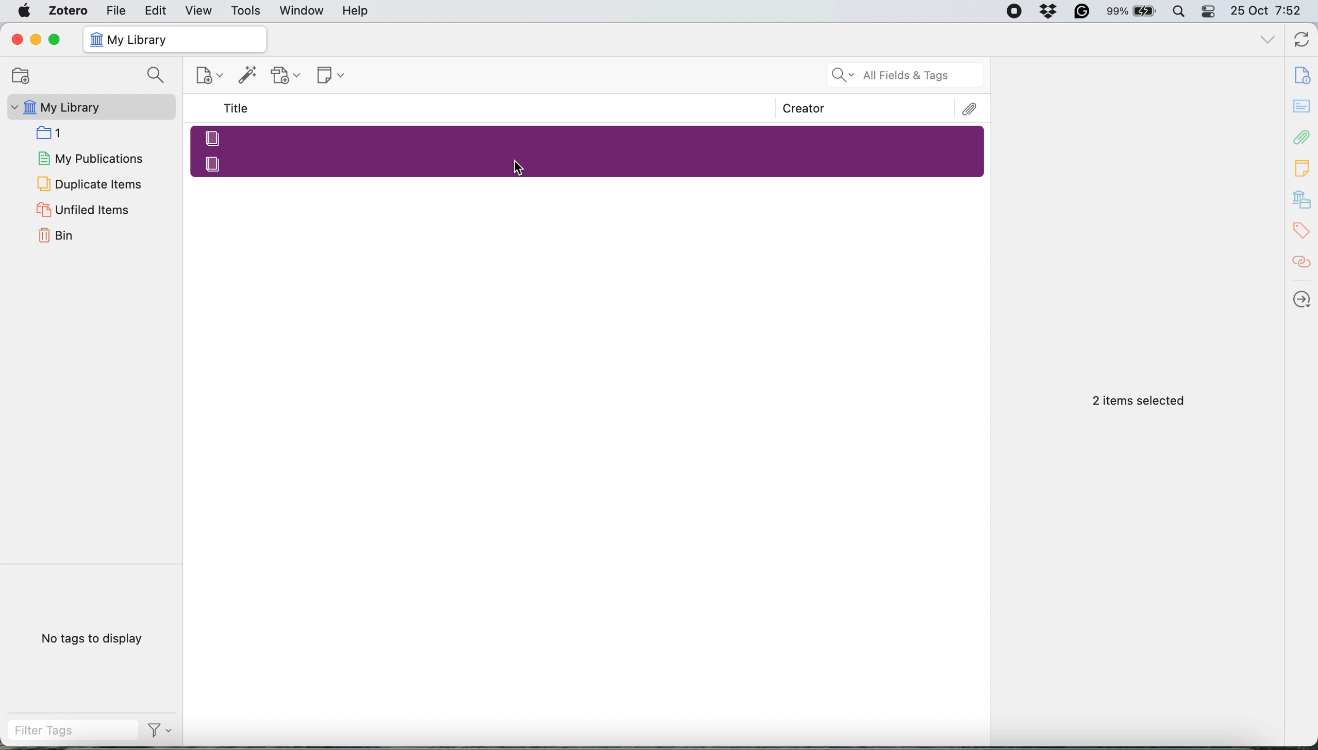 Image resolution: width=1318 pixels, height=750 pixels. What do you see at coordinates (88, 183) in the screenshot?
I see `Duplicate Items` at bounding box center [88, 183].